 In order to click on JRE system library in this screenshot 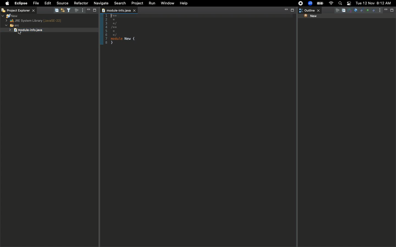, I will do `click(34, 21)`.